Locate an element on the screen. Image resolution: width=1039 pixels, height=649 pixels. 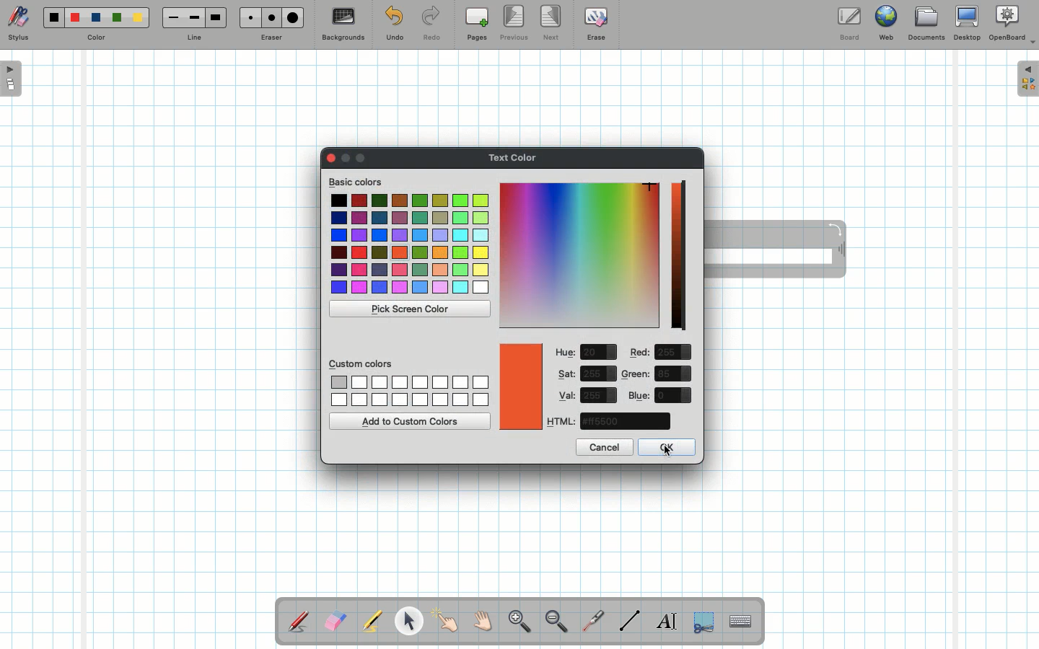
Cancel is located at coordinates (604, 447).